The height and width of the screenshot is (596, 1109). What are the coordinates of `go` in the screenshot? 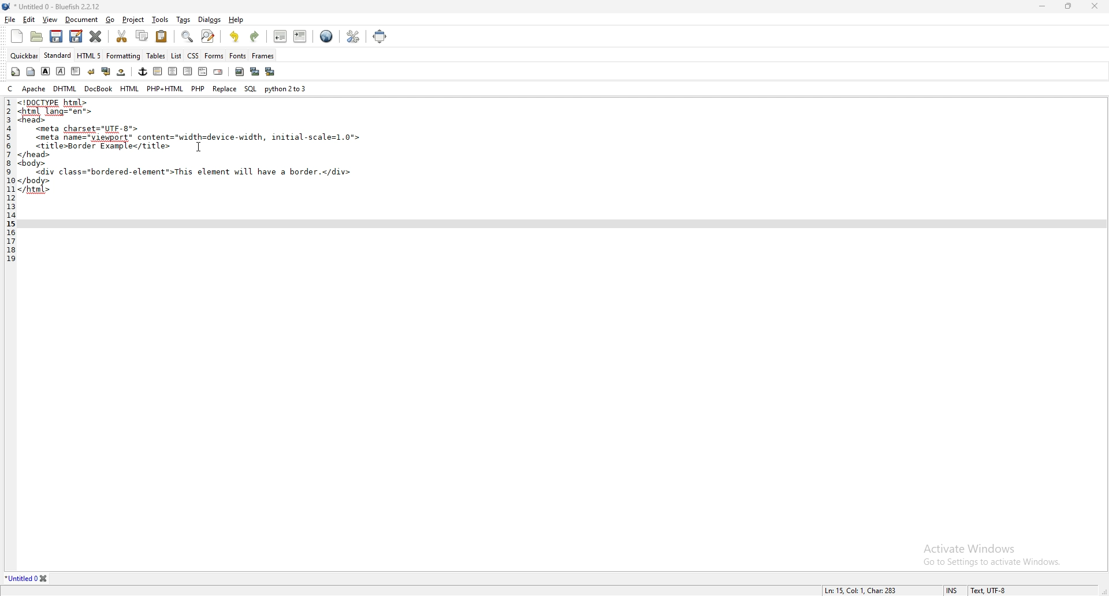 It's located at (110, 20).